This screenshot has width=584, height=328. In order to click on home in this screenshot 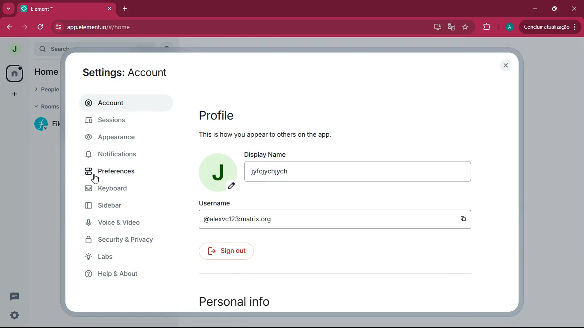, I will do `click(15, 73)`.